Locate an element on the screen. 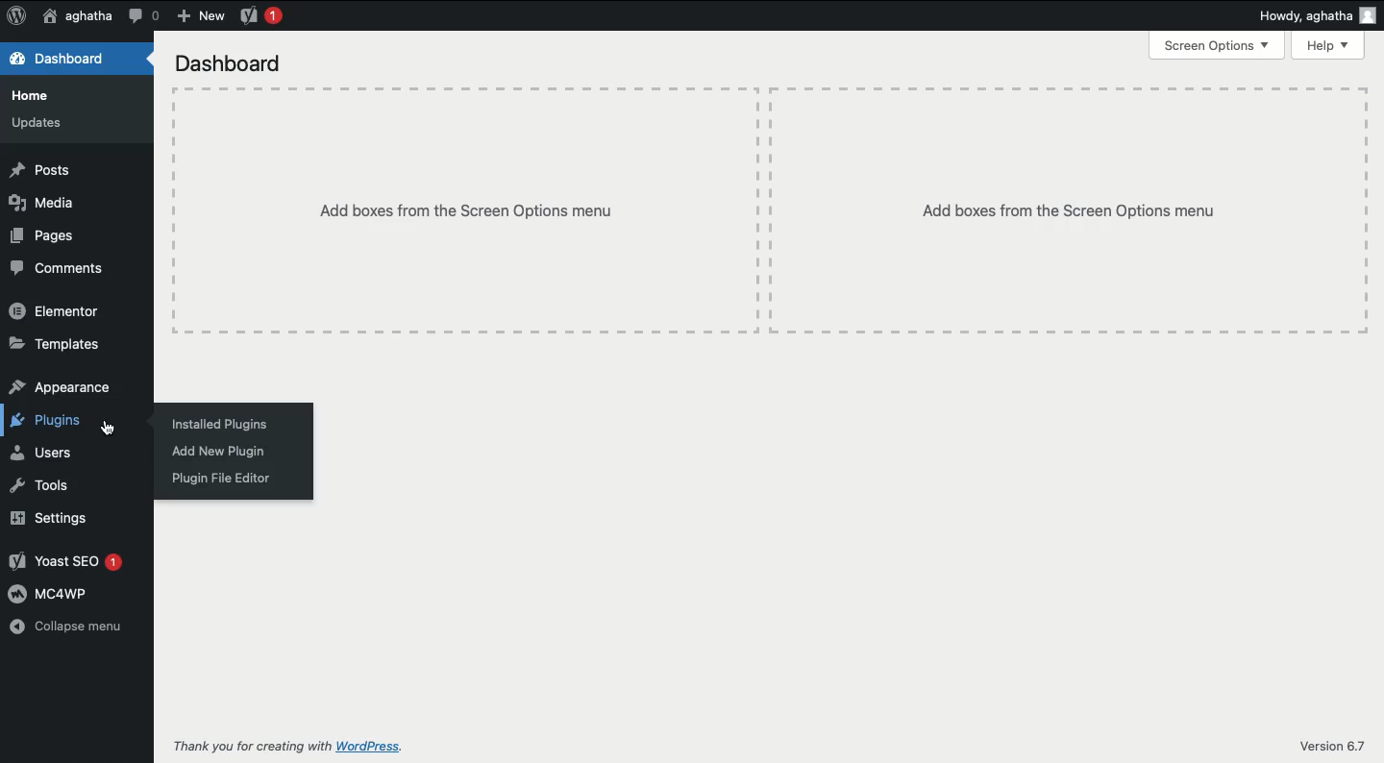  Howdy user is located at coordinates (1317, 15).